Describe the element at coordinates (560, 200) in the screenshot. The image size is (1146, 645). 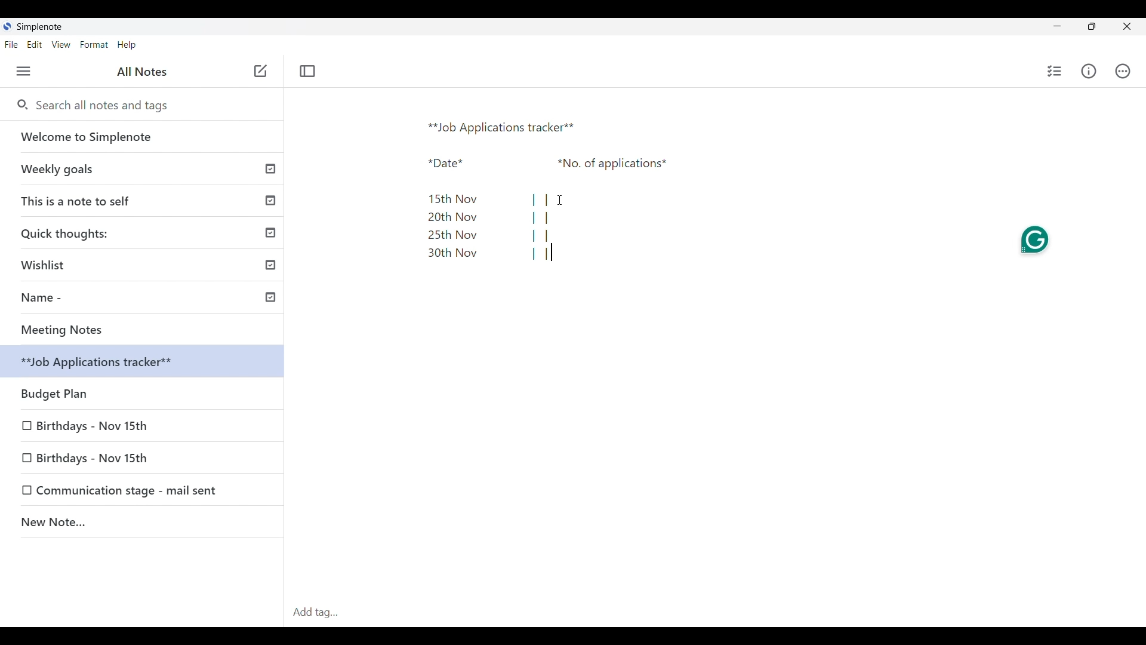
I see `Cursor` at that location.